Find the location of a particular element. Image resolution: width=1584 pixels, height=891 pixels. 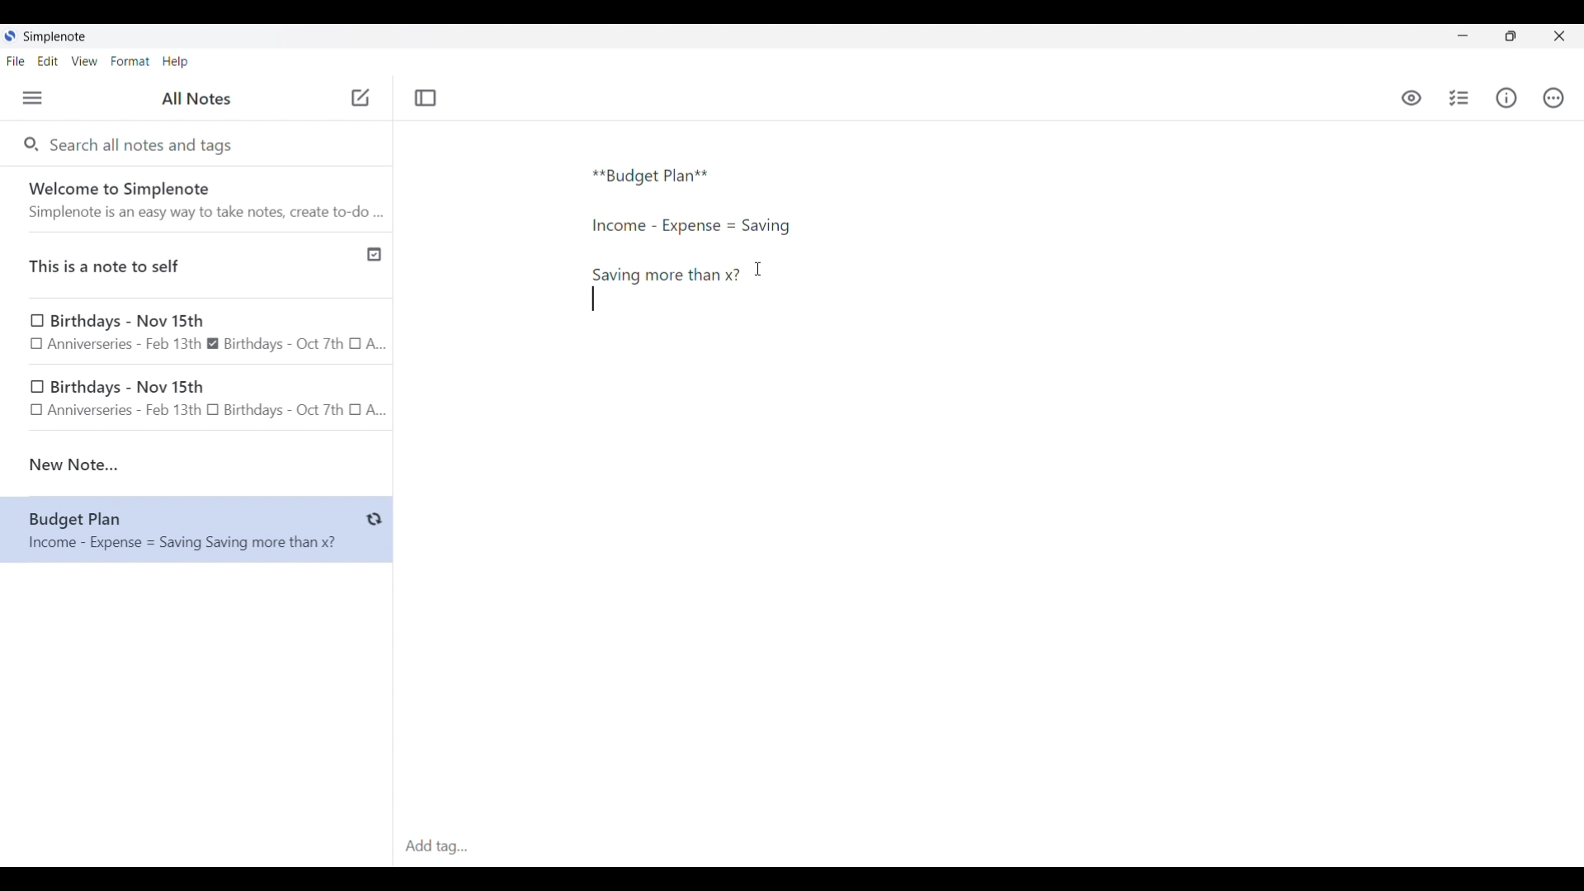

Insert checklist is located at coordinates (1460, 98).